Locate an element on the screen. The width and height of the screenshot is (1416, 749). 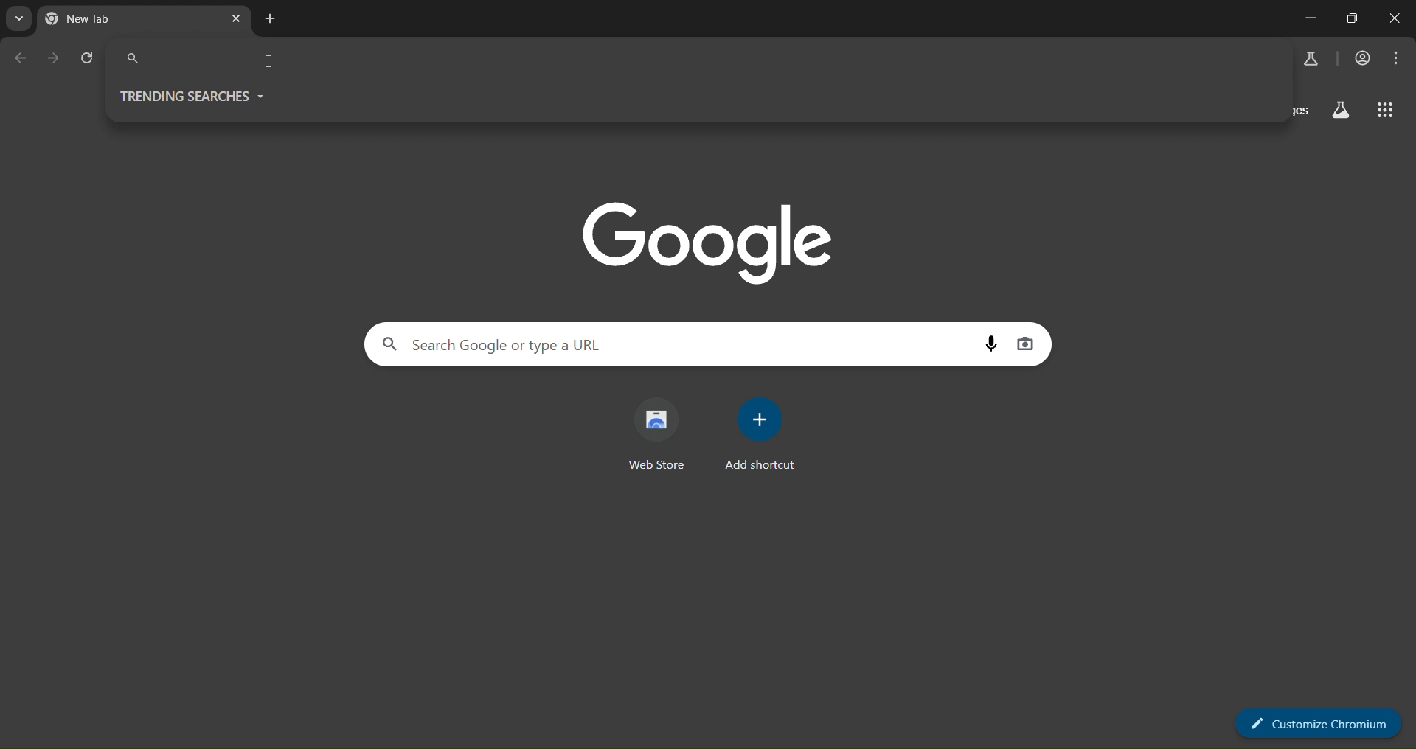
google apps is located at coordinates (1388, 112).